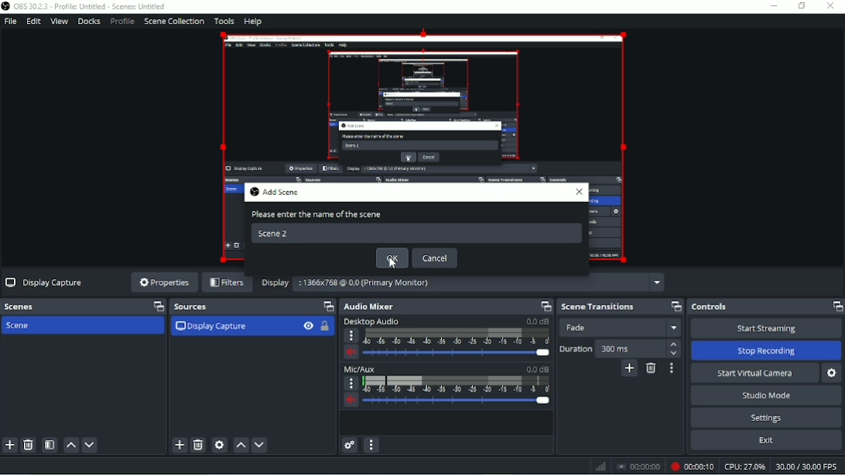  I want to click on Start streaming, so click(766, 328).